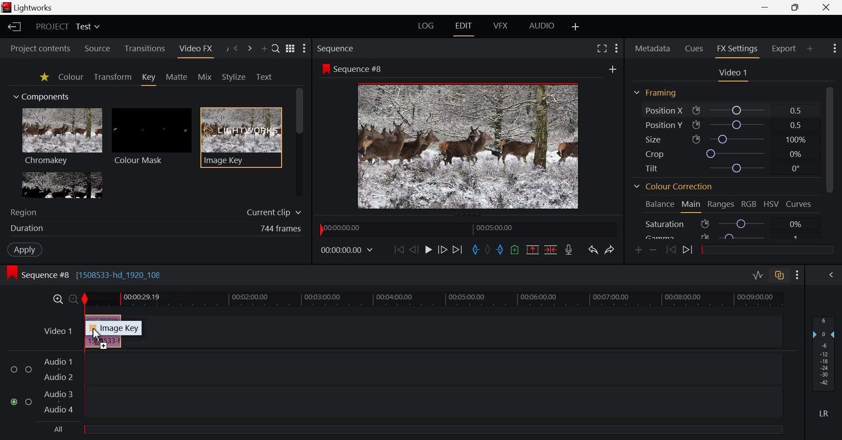 The width and height of the screenshot is (842, 440). What do you see at coordinates (36, 47) in the screenshot?
I see `Project contents` at bounding box center [36, 47].